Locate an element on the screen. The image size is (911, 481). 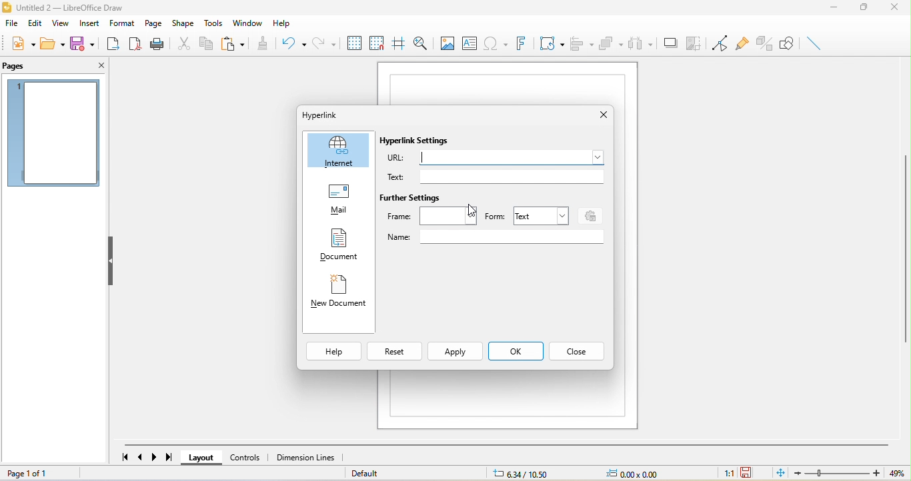
dimension line is located at coordinates (307, 458).